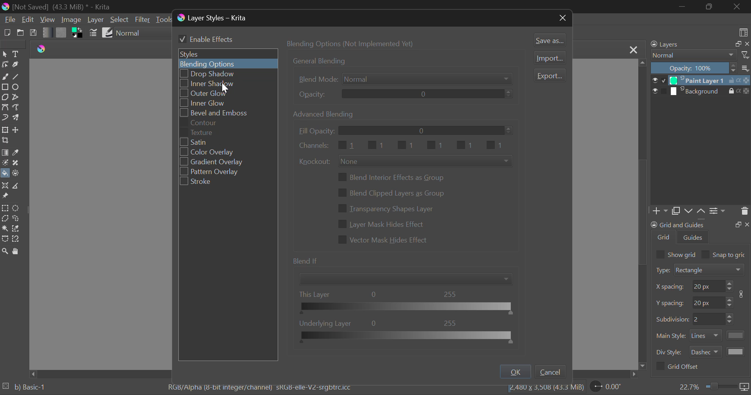 The width and height of the screenshot is (751, 395). What do you see at coordinates (5, 186) in the screenshot?
I see `Assistant Tool` at bounding box center [5, 186].